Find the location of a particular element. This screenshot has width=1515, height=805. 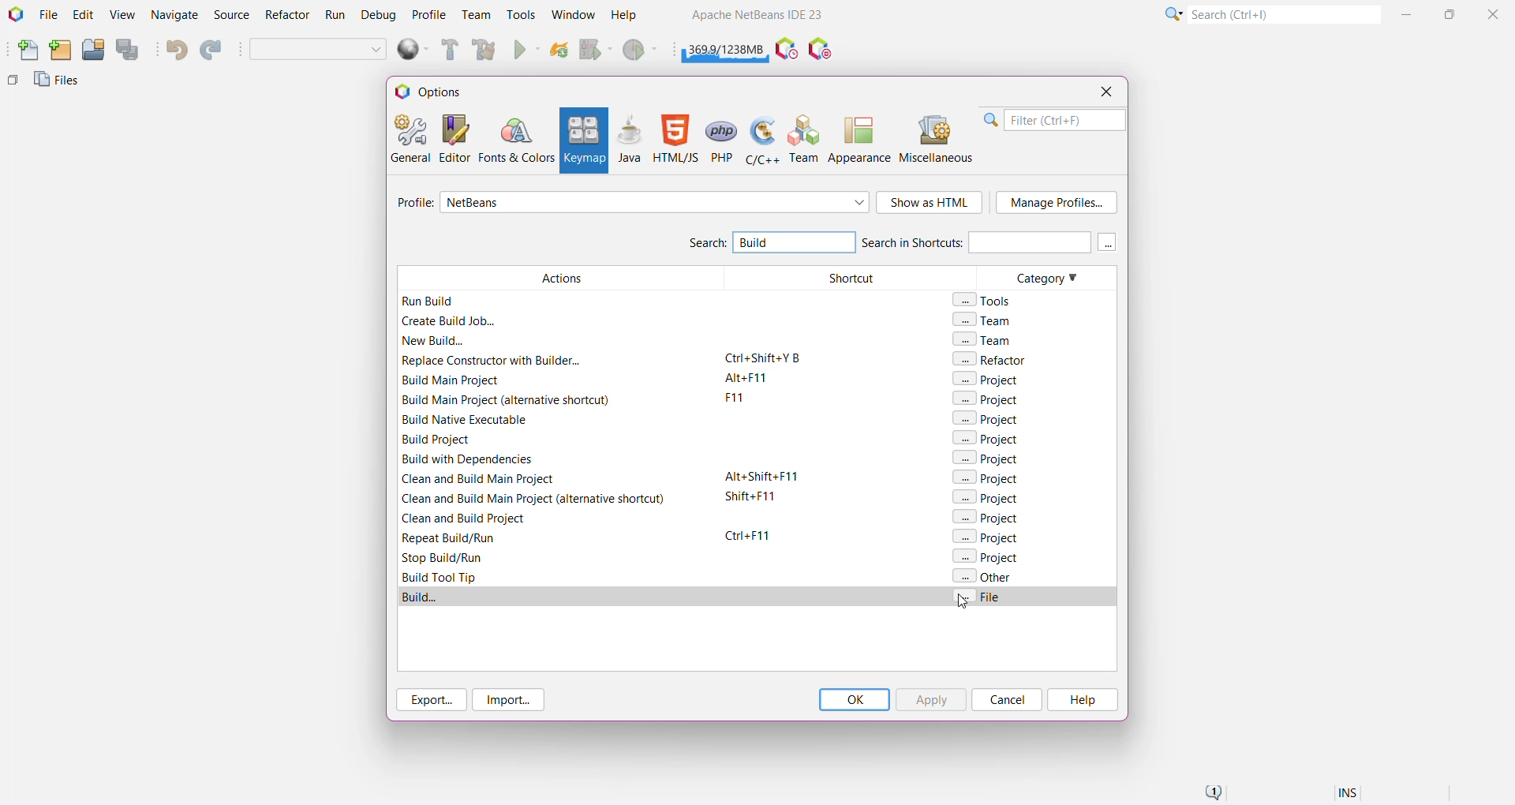

Search is located at coordinates (706, 245).